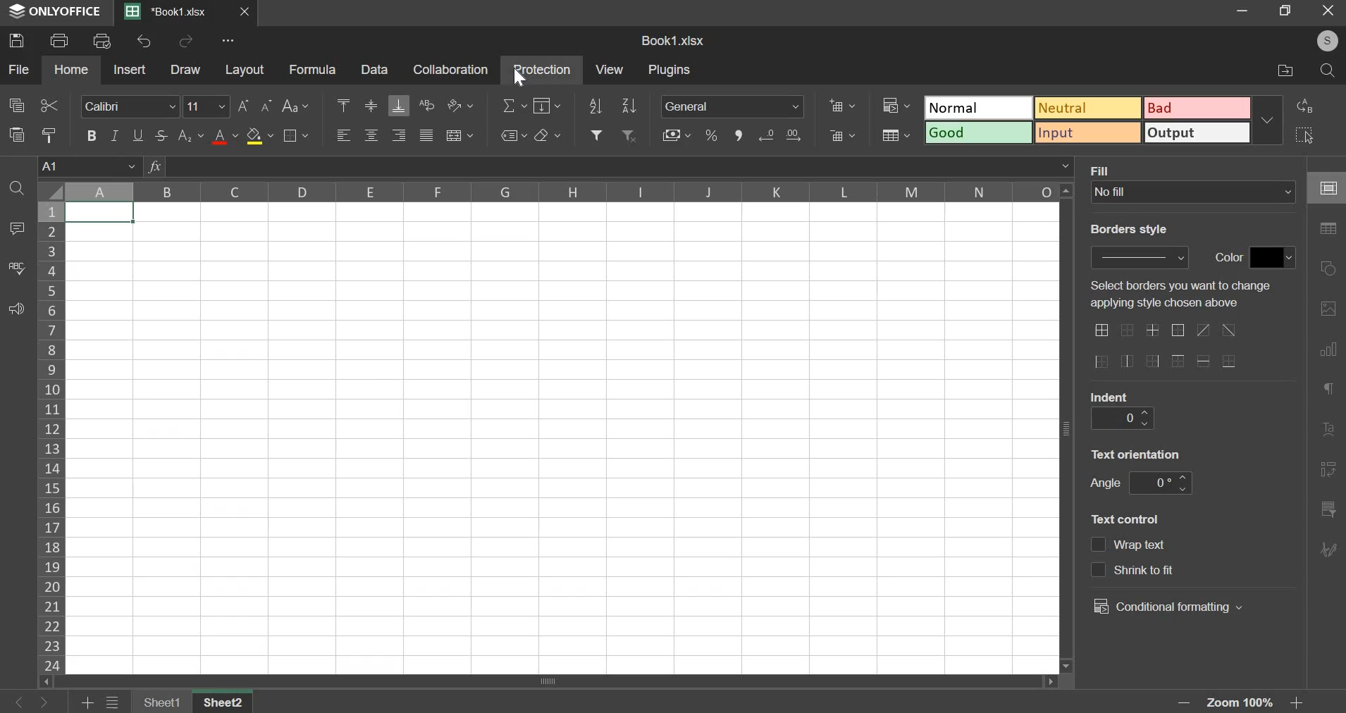 This screenshot has height=713, width=1346. What do you see at coordinates (245, 69) in the screenshot?
I see `layout` at bounding box center [245, 69].